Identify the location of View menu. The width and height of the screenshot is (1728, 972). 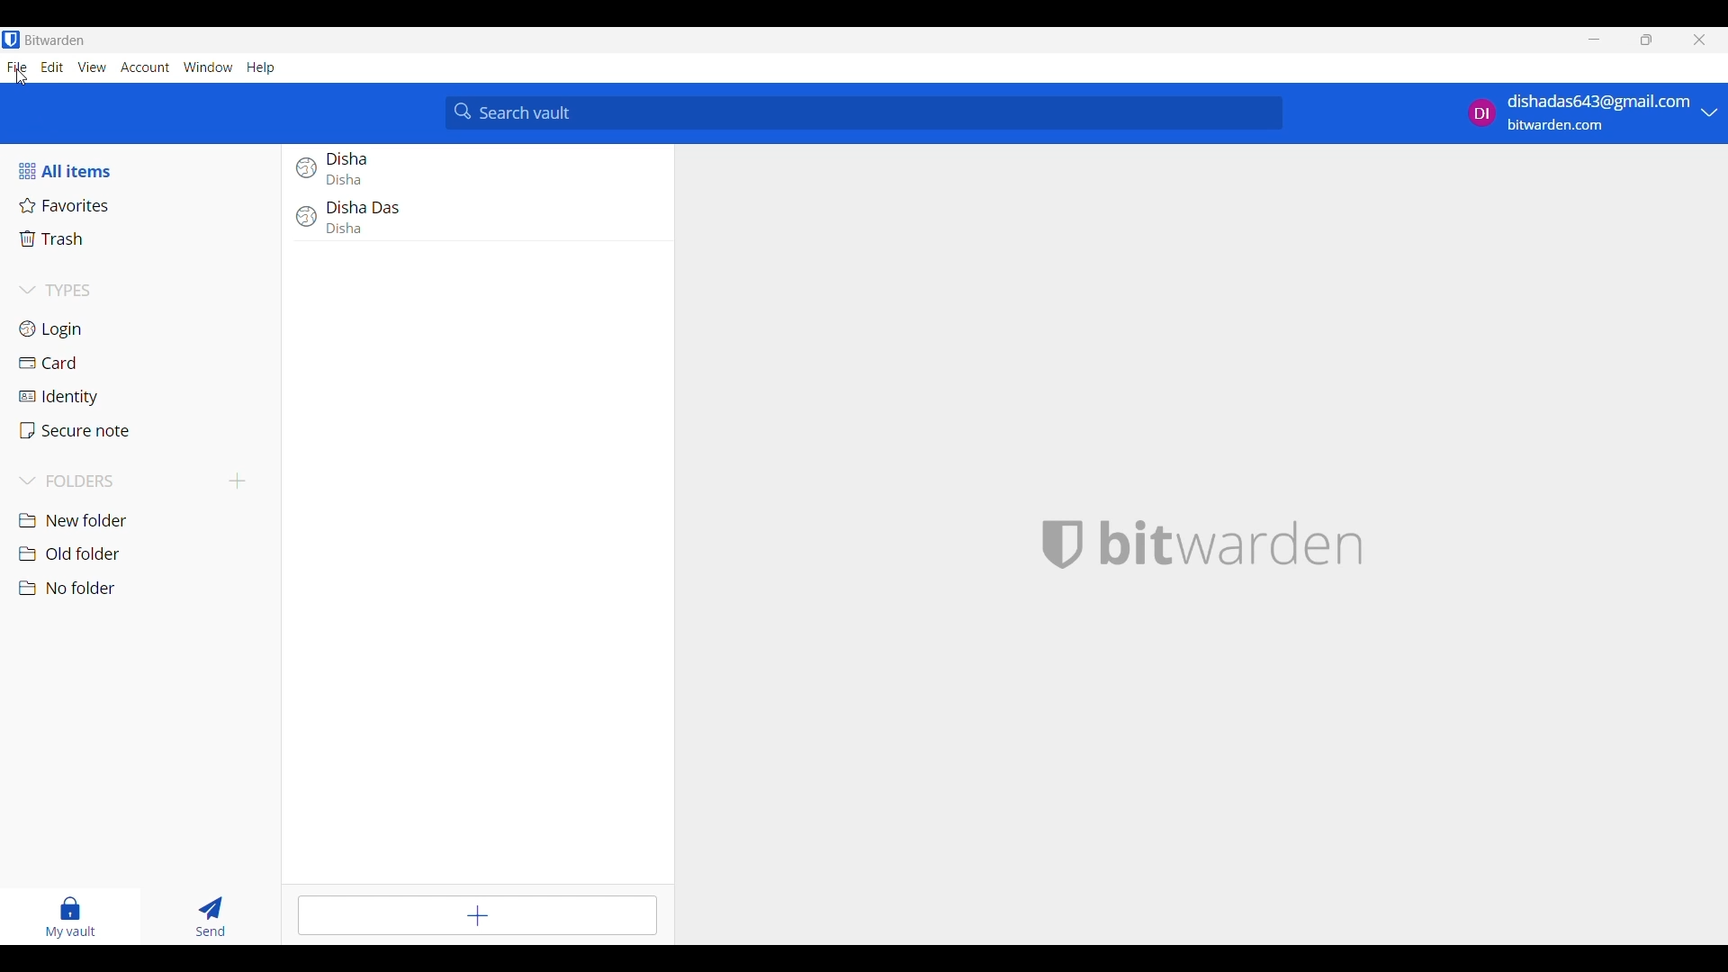
(92, 67).